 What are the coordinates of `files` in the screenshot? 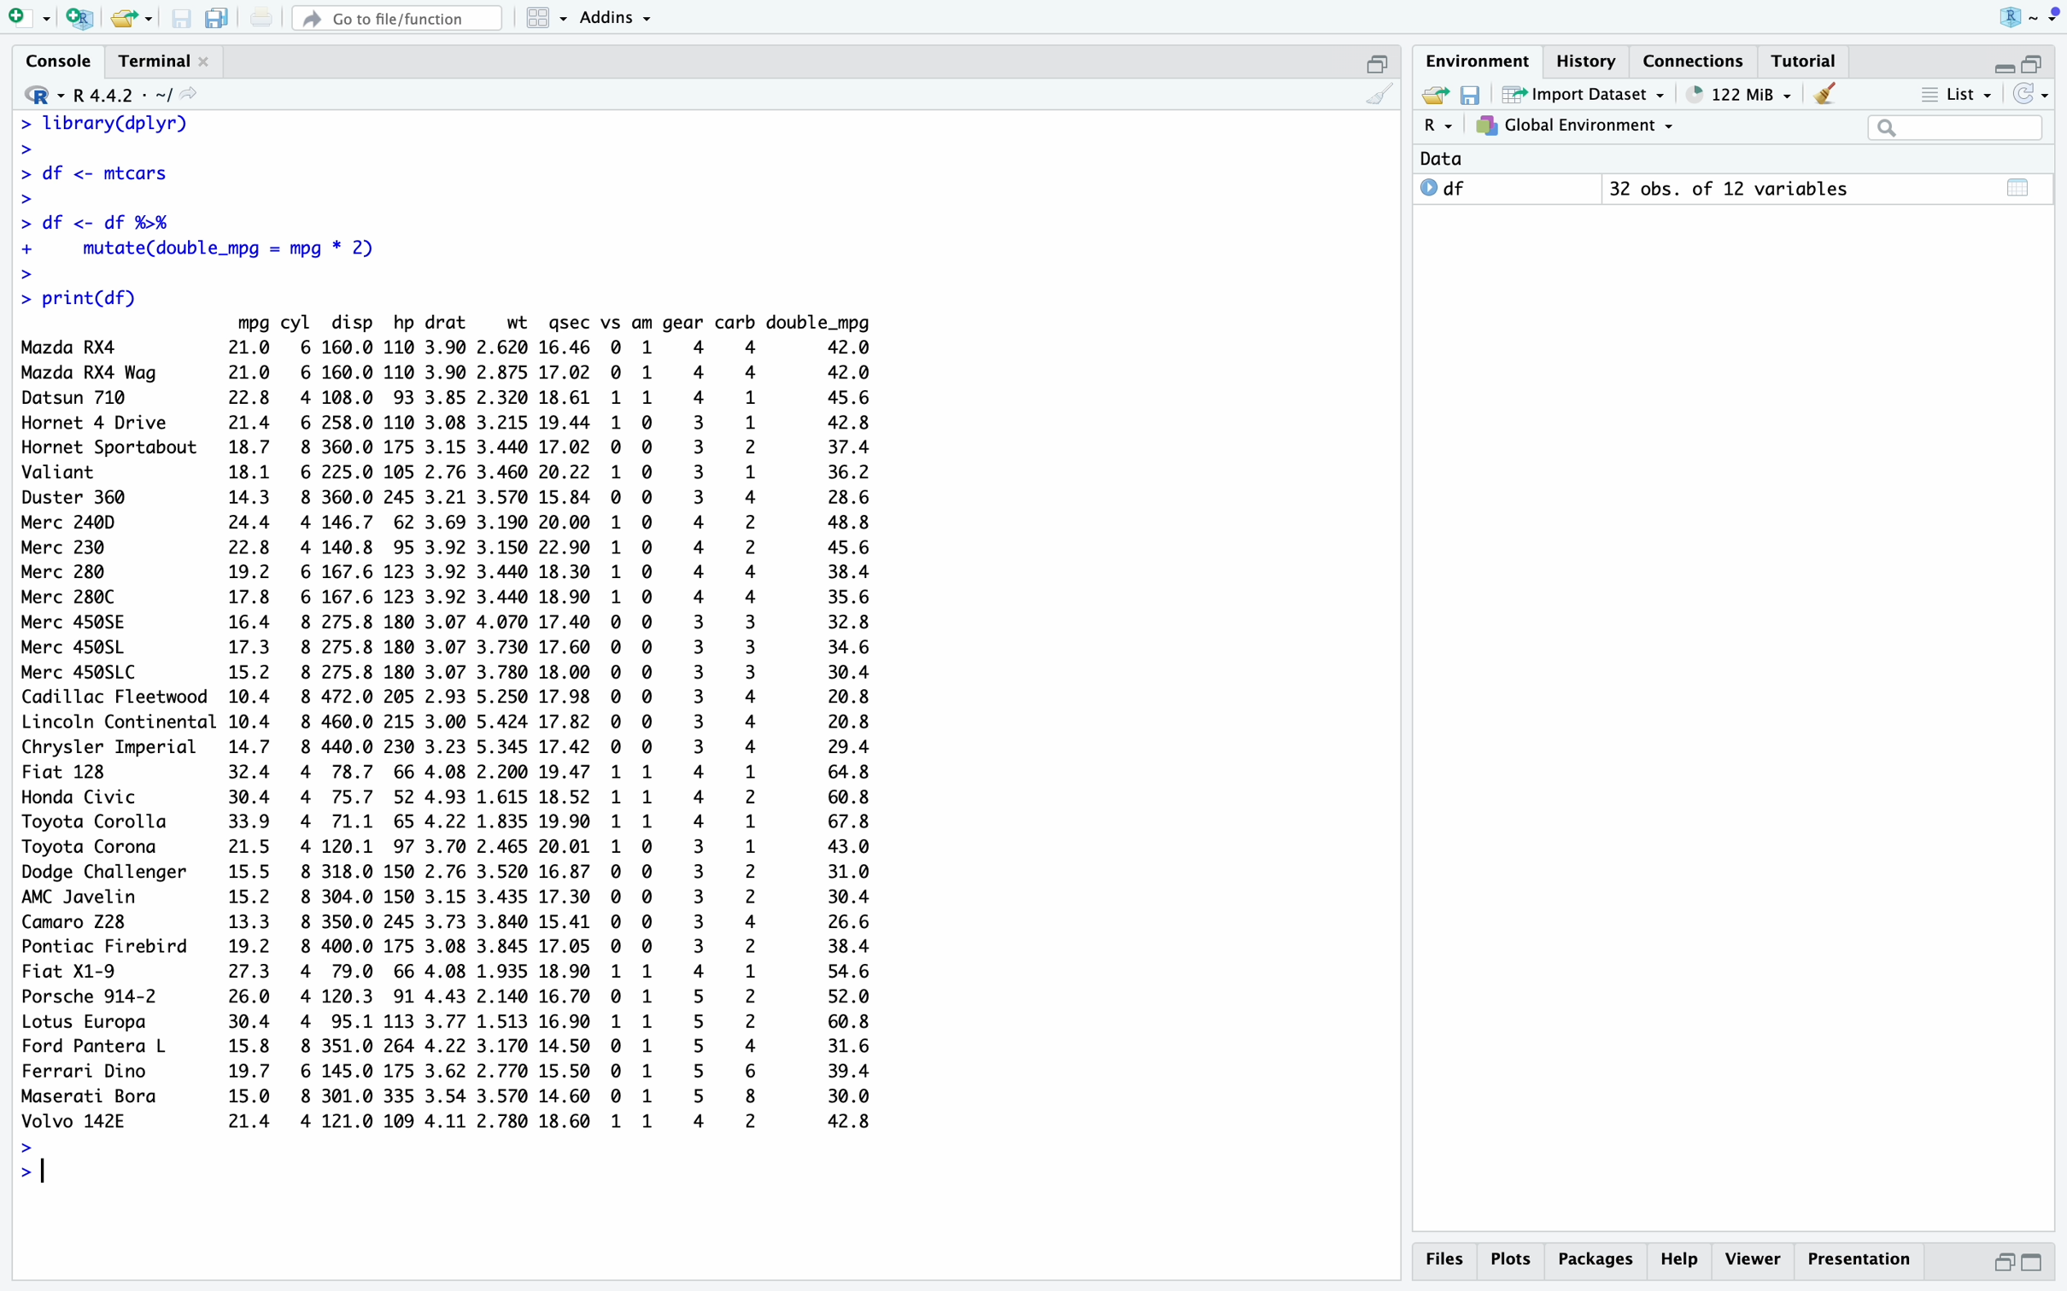 It's located at (1450, 1260).